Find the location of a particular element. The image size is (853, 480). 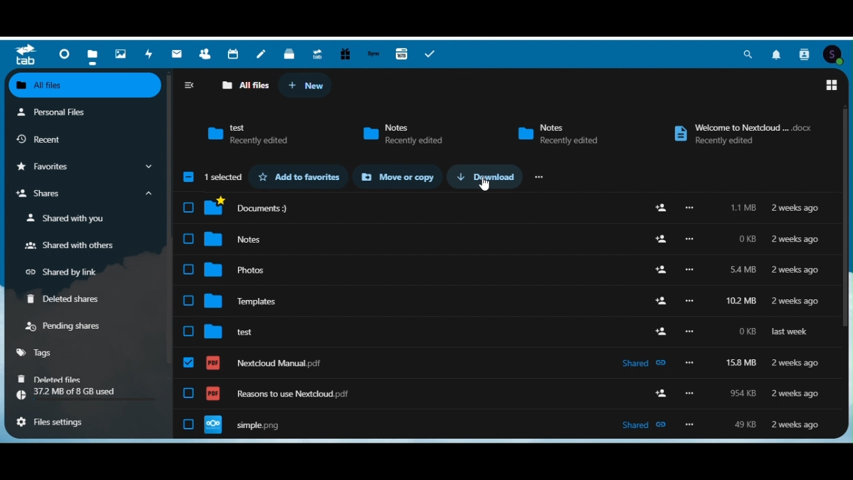

templates is located at coordinates (507, 304).